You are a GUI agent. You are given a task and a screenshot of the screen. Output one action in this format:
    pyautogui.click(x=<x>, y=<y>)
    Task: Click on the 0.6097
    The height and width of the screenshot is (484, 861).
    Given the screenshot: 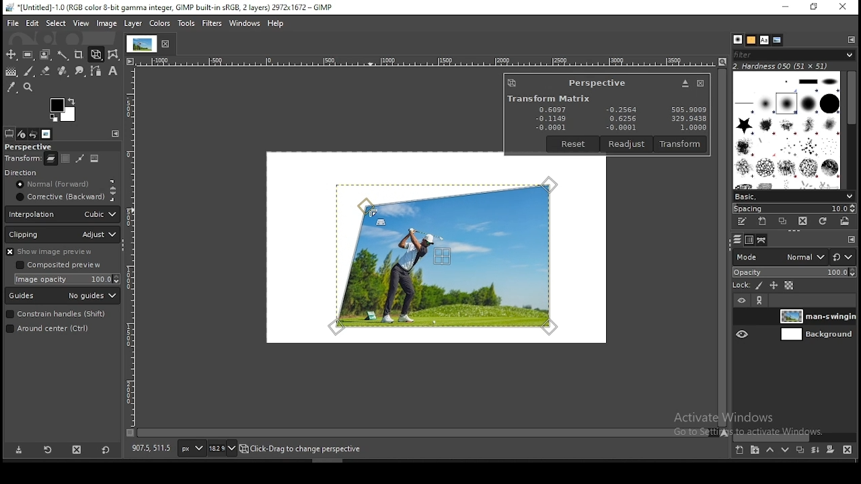 What is the action you would take?
    pyautogui.click(x=554, y=108)
    